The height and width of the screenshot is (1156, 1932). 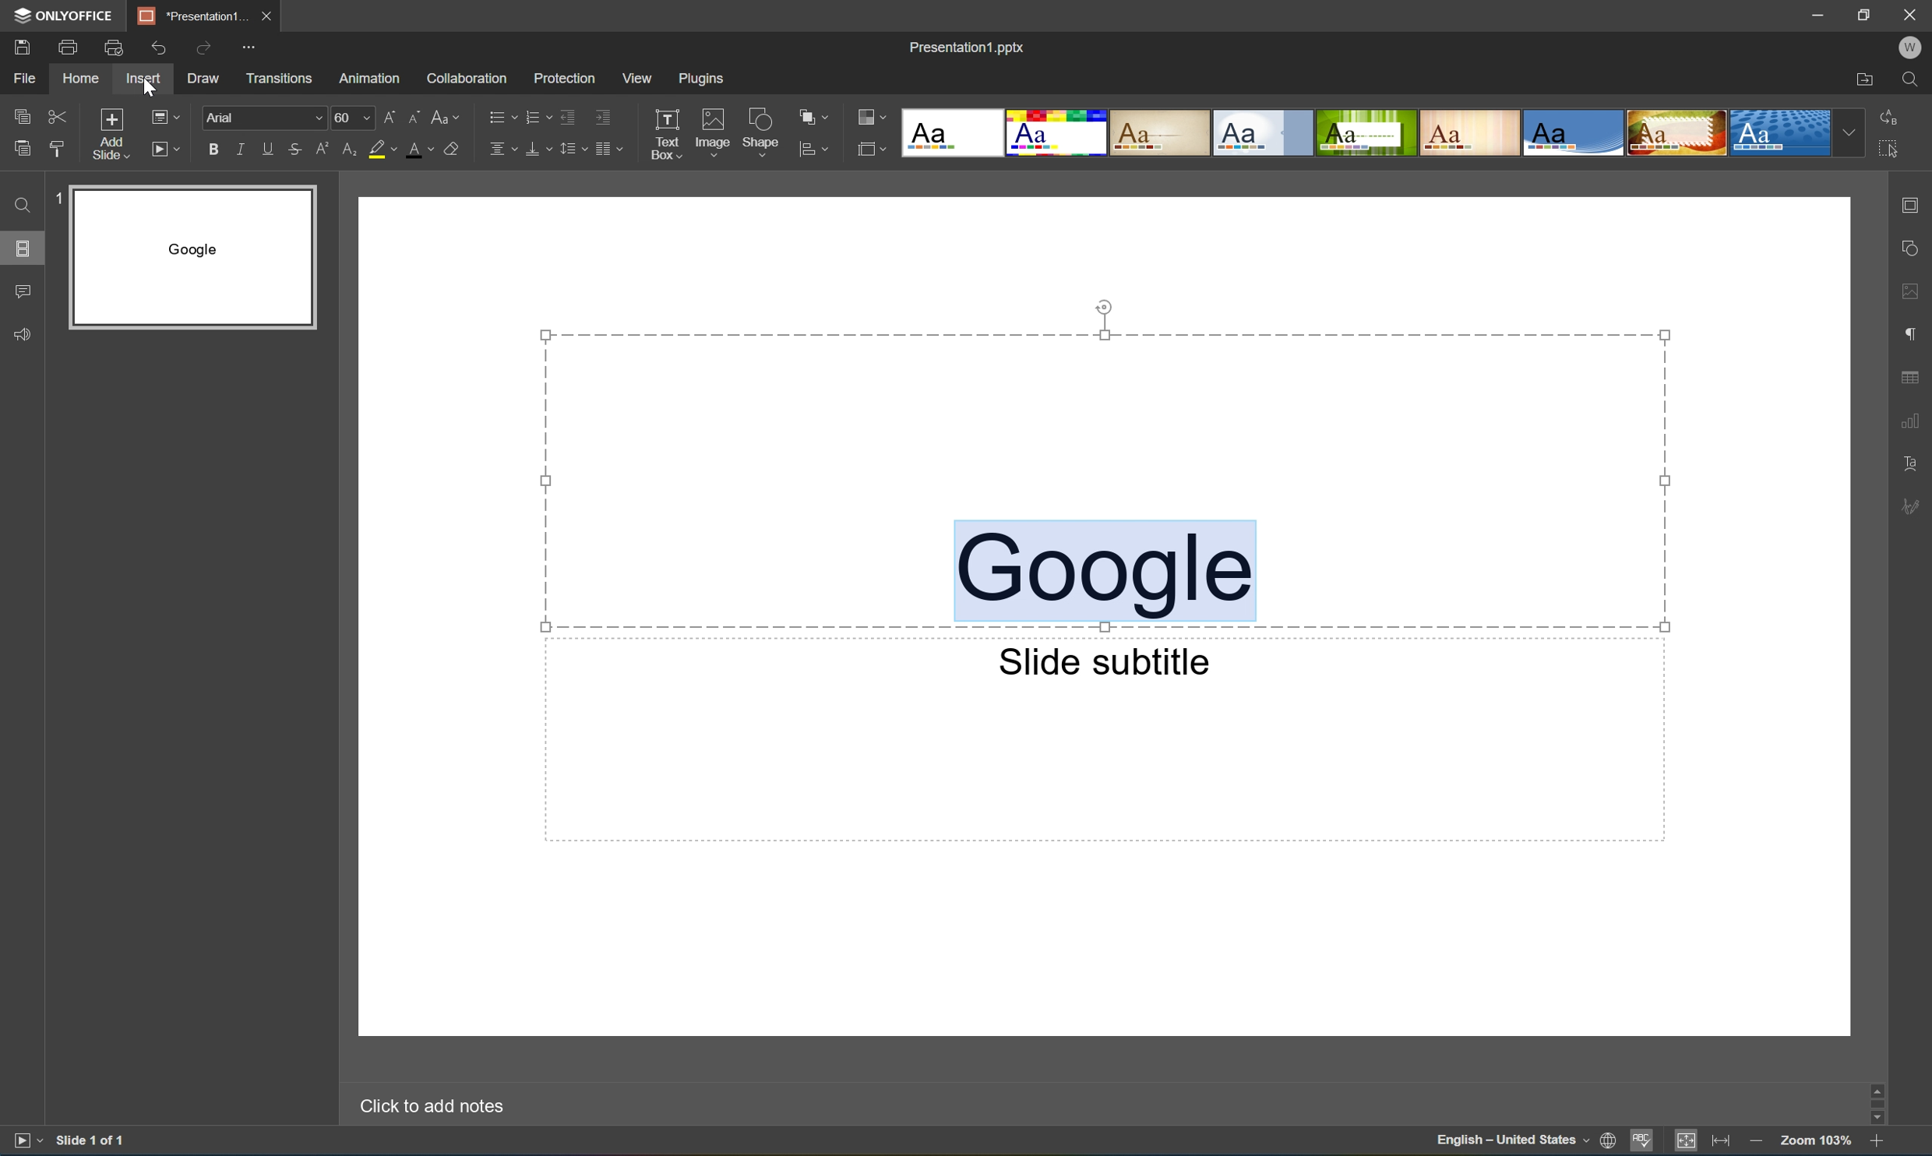 What do you see at coordinates (572, 148) in the screenshot?
I see `Line spacing` at bounding box center [572, 148].